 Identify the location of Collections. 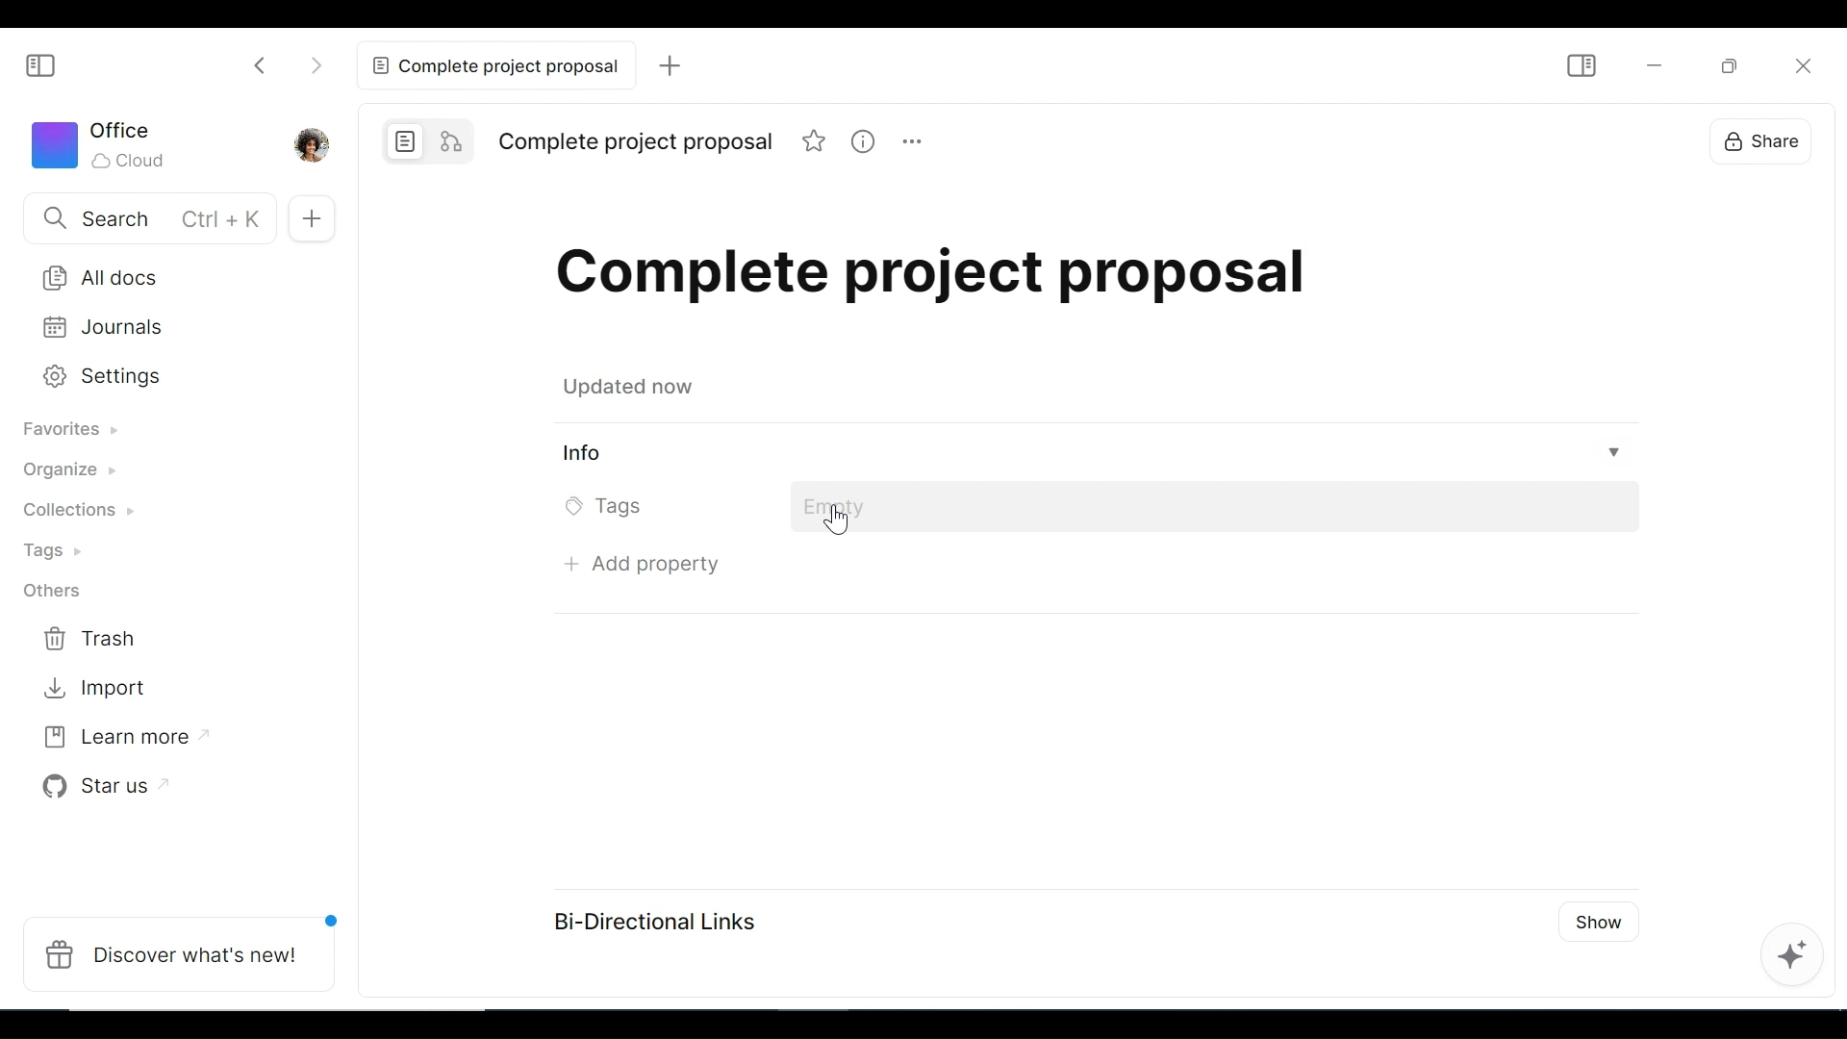
(90, 513).